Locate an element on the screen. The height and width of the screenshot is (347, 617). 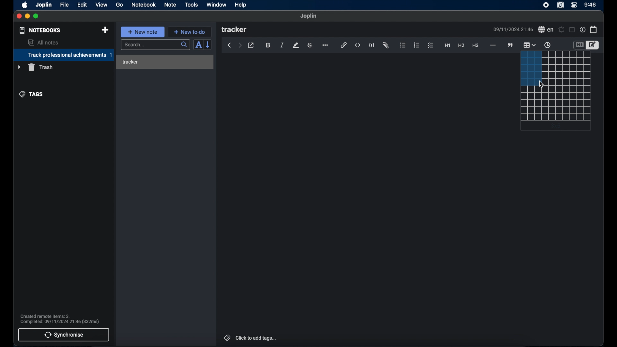
minimize is located at coordinates (28, 16).